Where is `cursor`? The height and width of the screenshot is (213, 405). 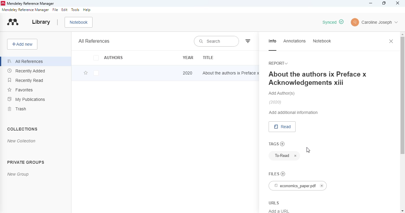 cursor is located at coordinates (307, 150).